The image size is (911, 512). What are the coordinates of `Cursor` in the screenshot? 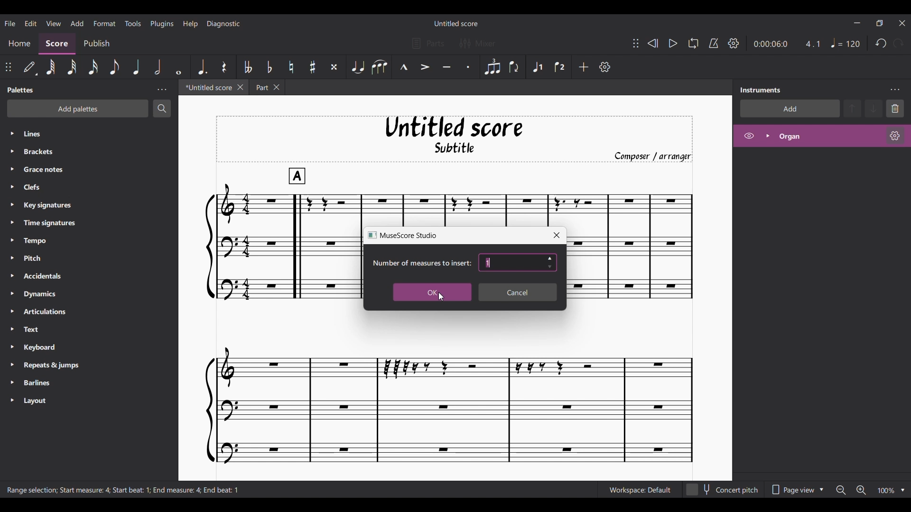 It's located at (441, 300).